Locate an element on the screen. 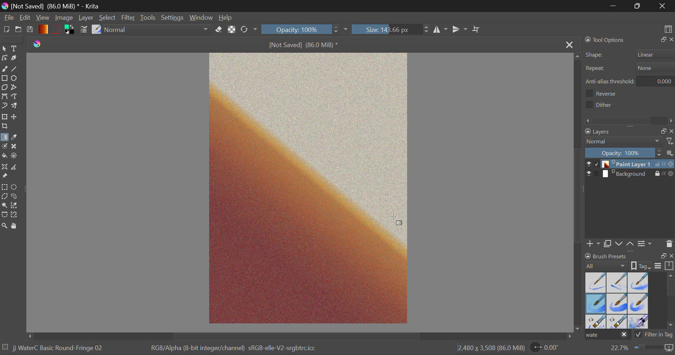 Image resolution: width=675 pixels, height=355 pixels. Continuous Selection is located at coordinates (4, 206).